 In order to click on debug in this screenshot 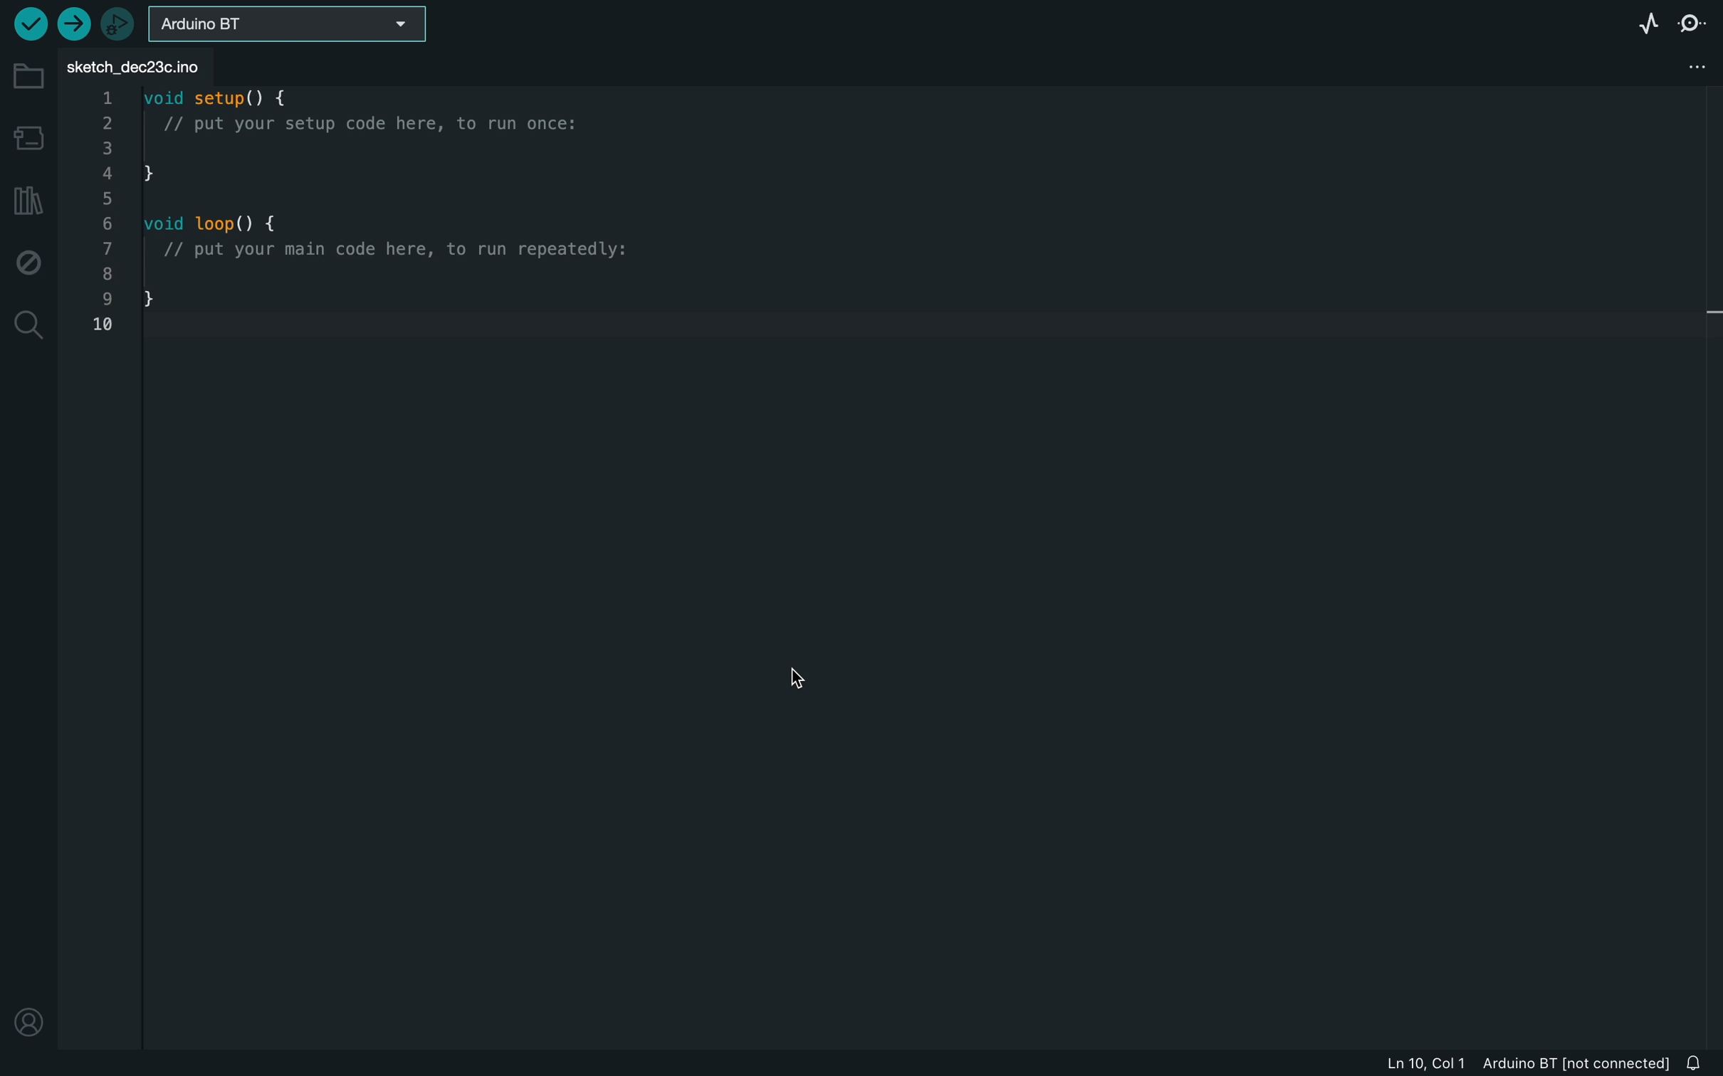, I will do `click(27, 265)`.